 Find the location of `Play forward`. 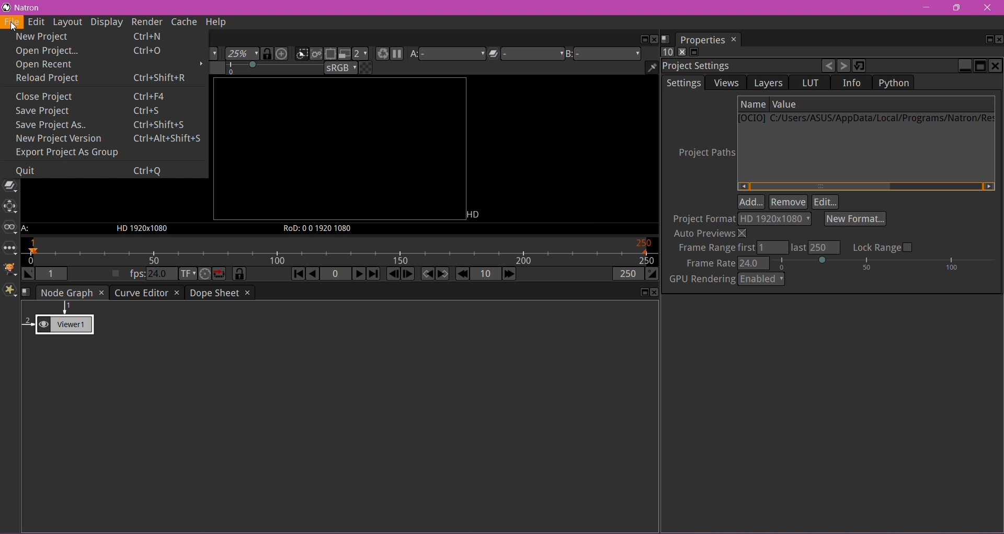

Play forward is located at coordinates (358, 275).